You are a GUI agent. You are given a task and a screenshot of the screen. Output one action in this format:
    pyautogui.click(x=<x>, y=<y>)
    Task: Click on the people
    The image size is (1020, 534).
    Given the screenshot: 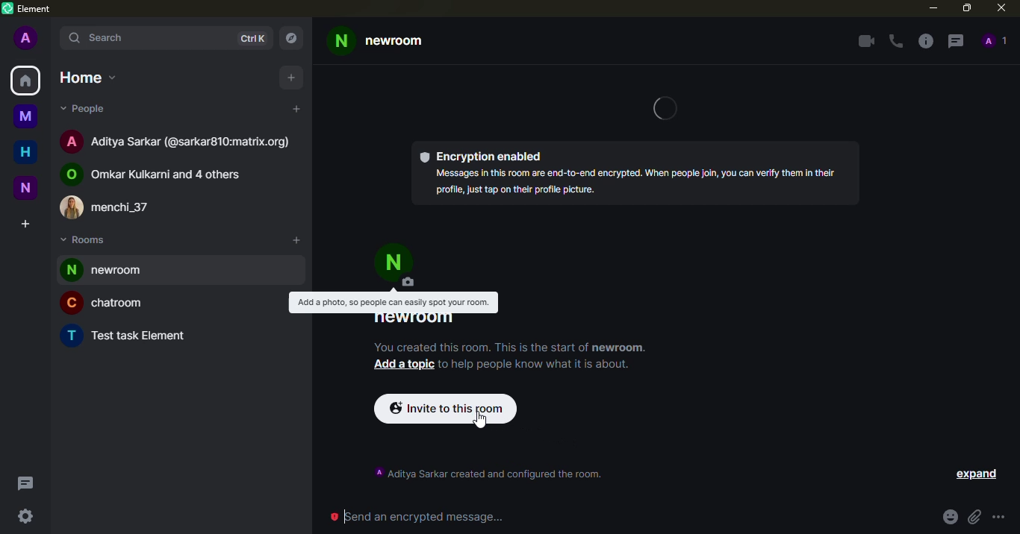 What is the action you would take?
    pyautogui.click(x=89, y=109)
    